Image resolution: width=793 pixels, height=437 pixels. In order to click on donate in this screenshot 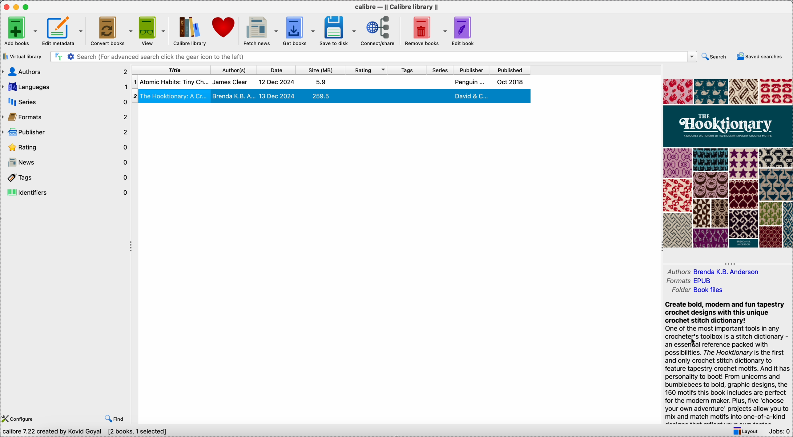, I will do `click(223, 28)`.